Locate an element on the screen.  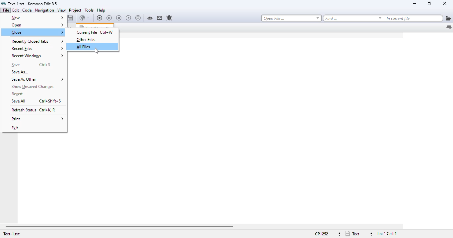
cursor is located at coordinates (96, 51).